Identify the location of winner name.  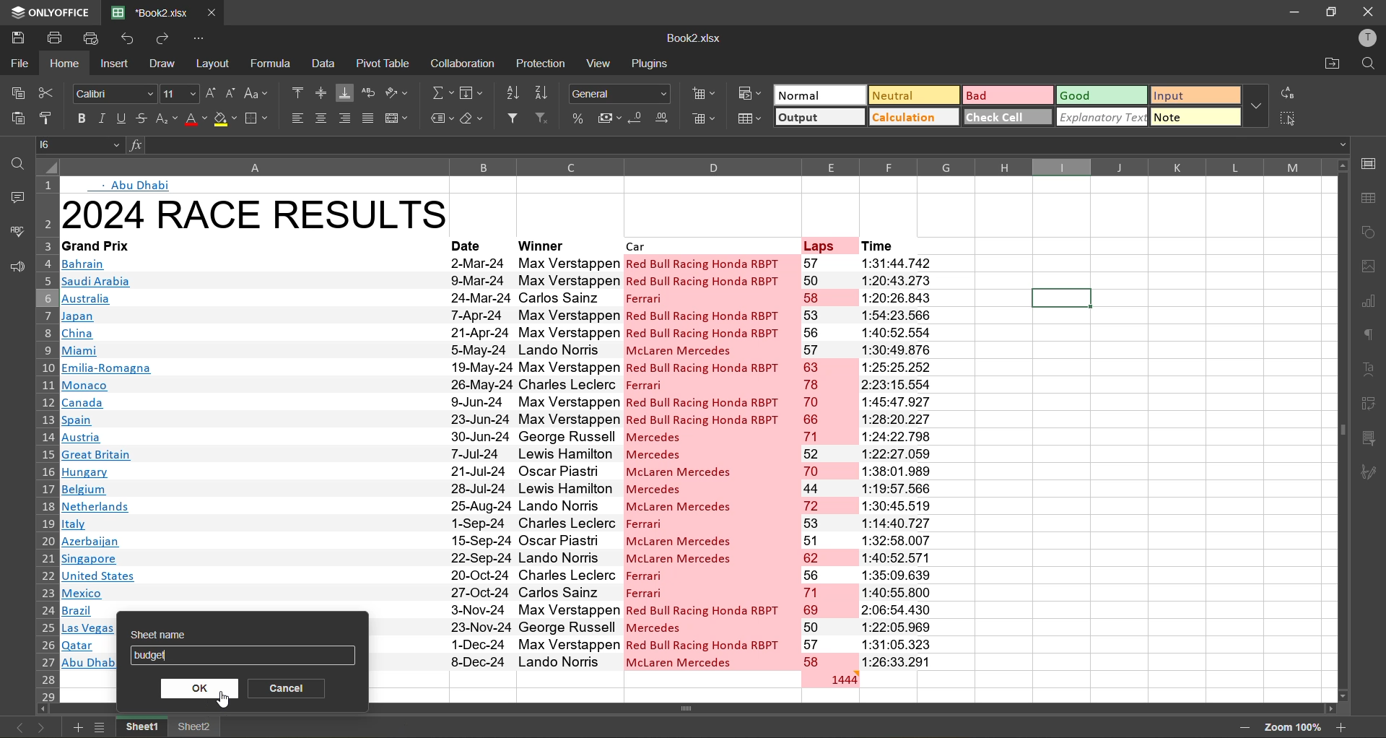
(570, 460).